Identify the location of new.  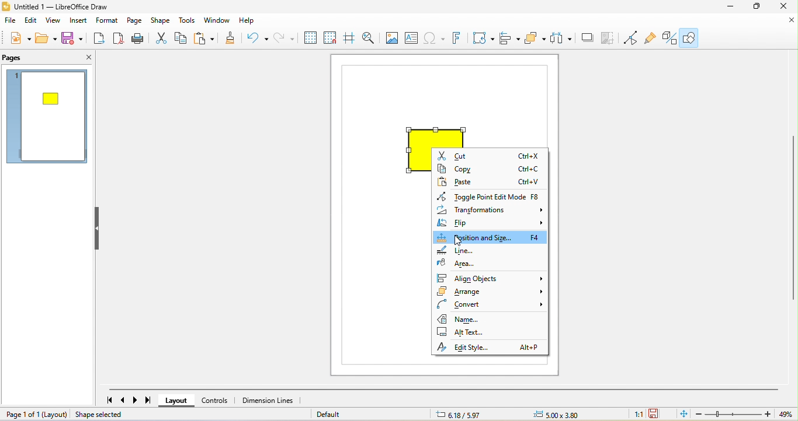
(16, 39).